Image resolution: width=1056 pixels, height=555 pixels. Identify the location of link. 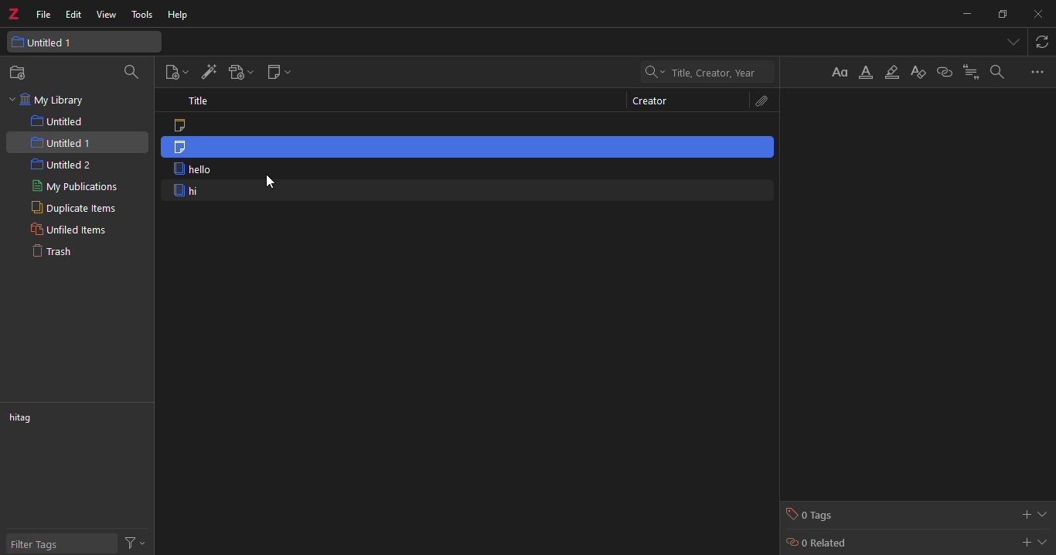
(943, 71).